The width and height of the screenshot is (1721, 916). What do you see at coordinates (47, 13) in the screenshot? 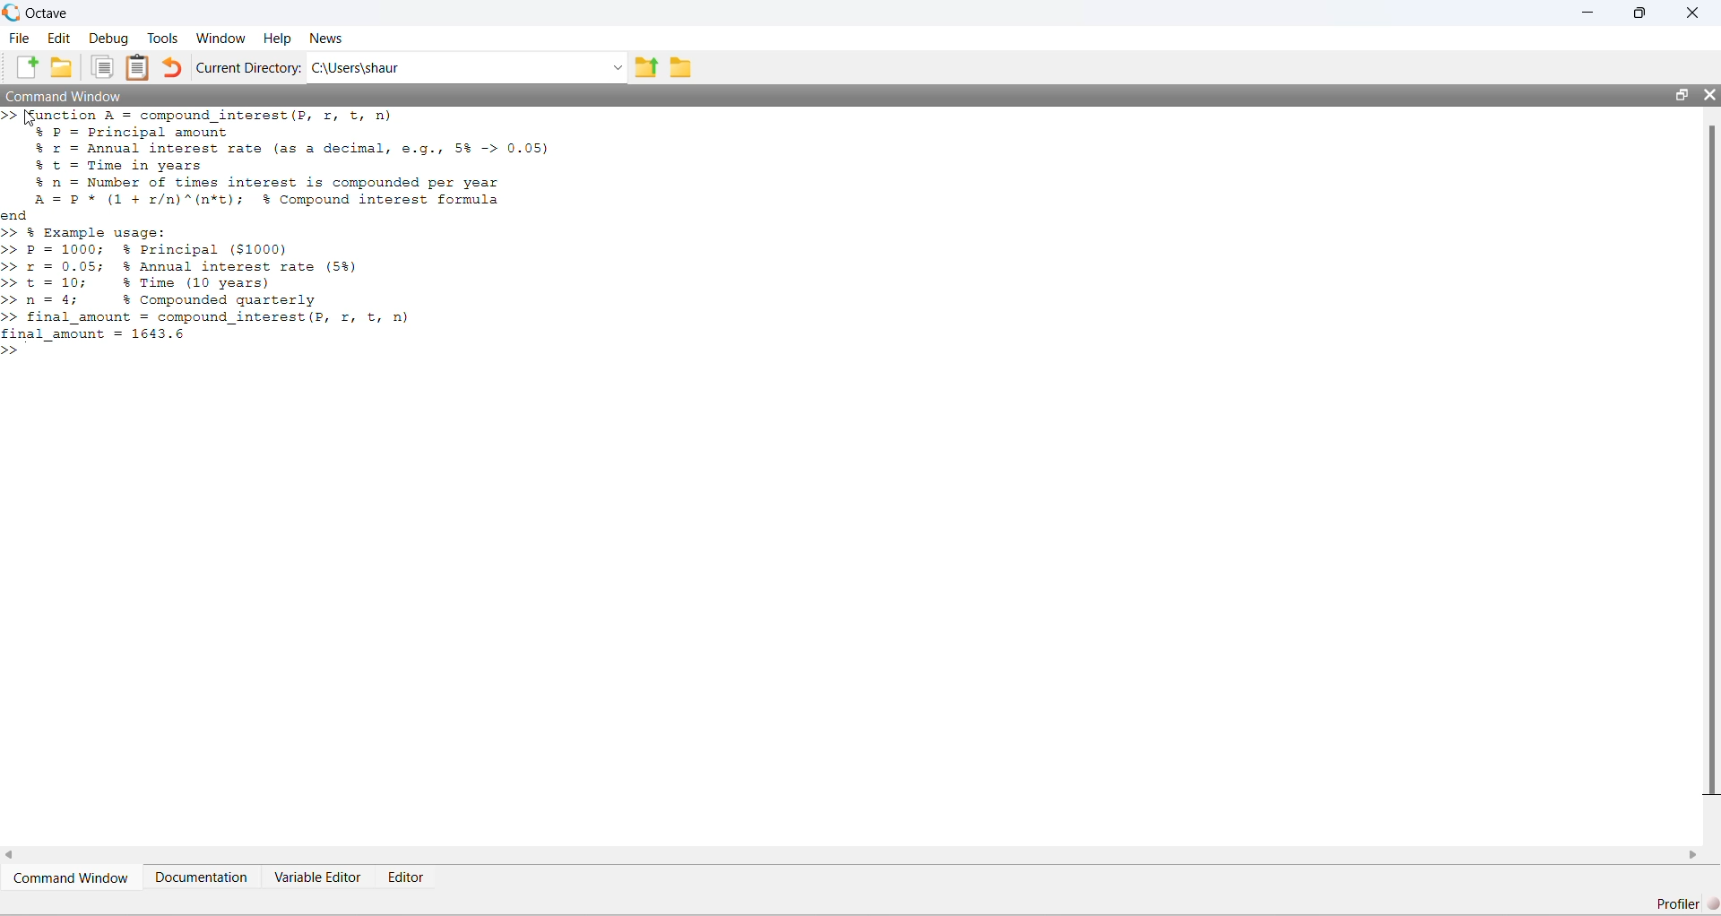
I see `Octave` at bounding box center [47, 13].